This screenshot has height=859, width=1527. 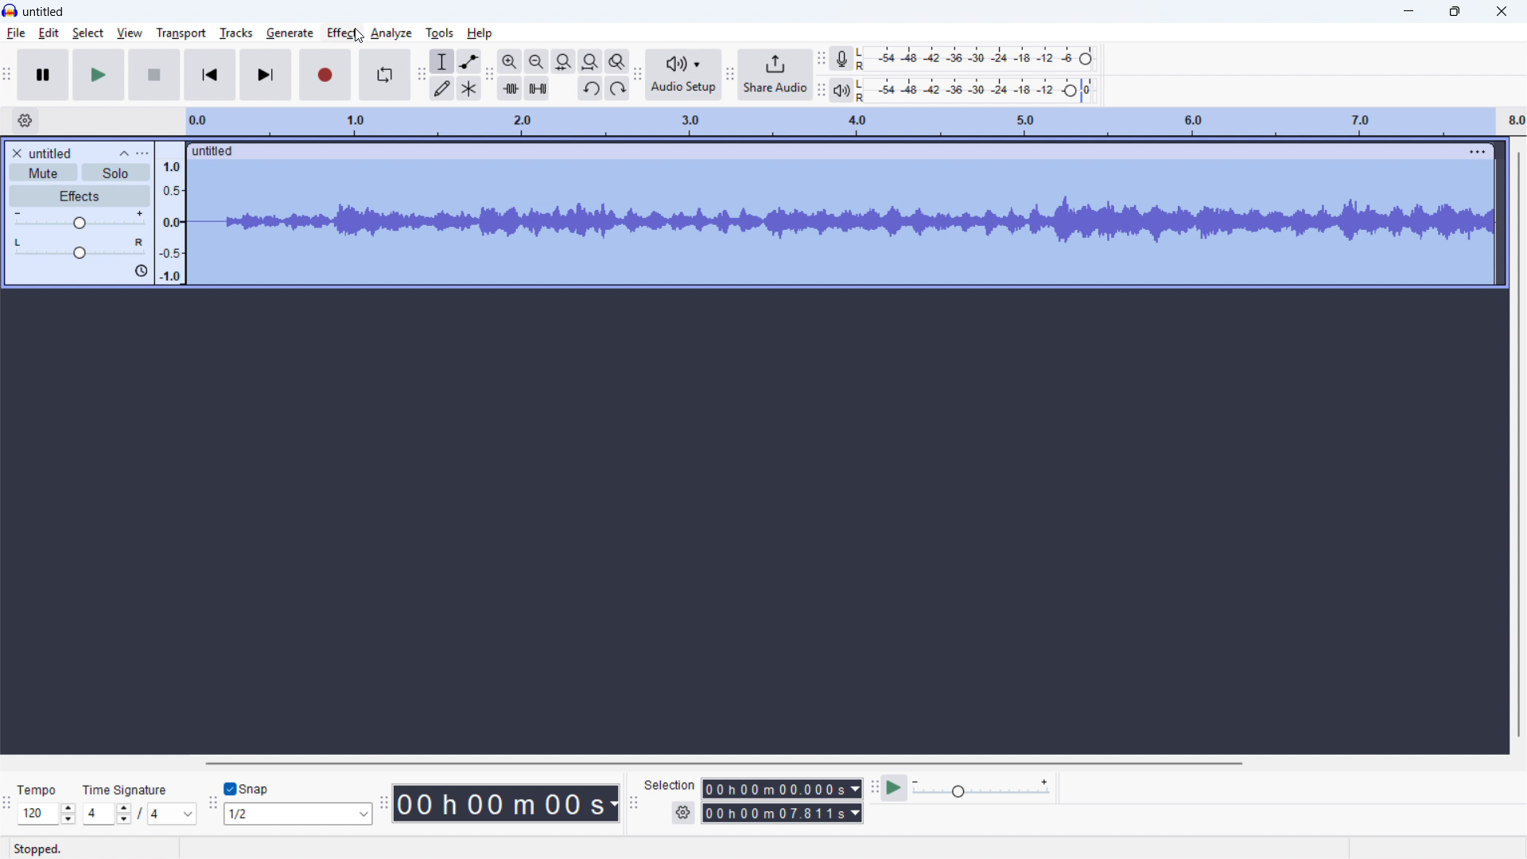 I want to click on close , so click(x=1500, y=11).